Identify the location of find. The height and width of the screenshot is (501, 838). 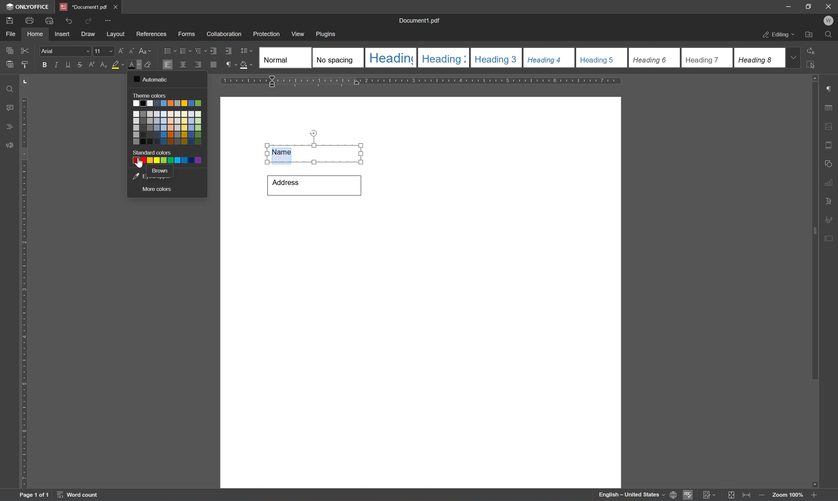
(7, 87).